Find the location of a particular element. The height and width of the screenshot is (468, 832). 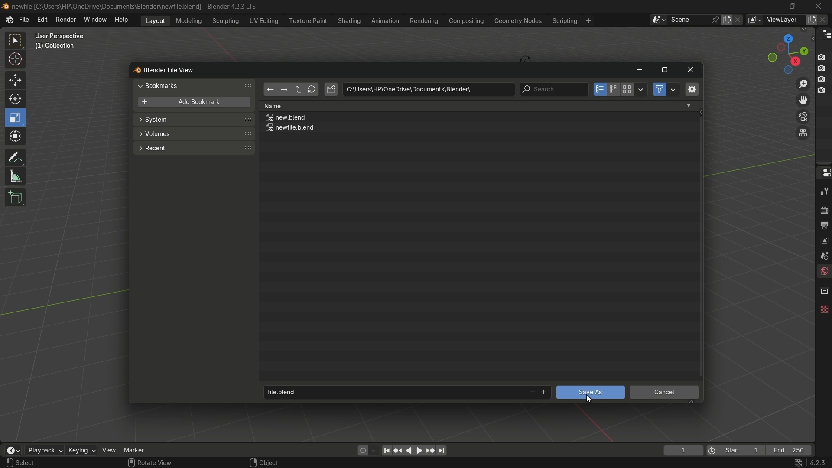

volumes is located at coordinates (193, 134).